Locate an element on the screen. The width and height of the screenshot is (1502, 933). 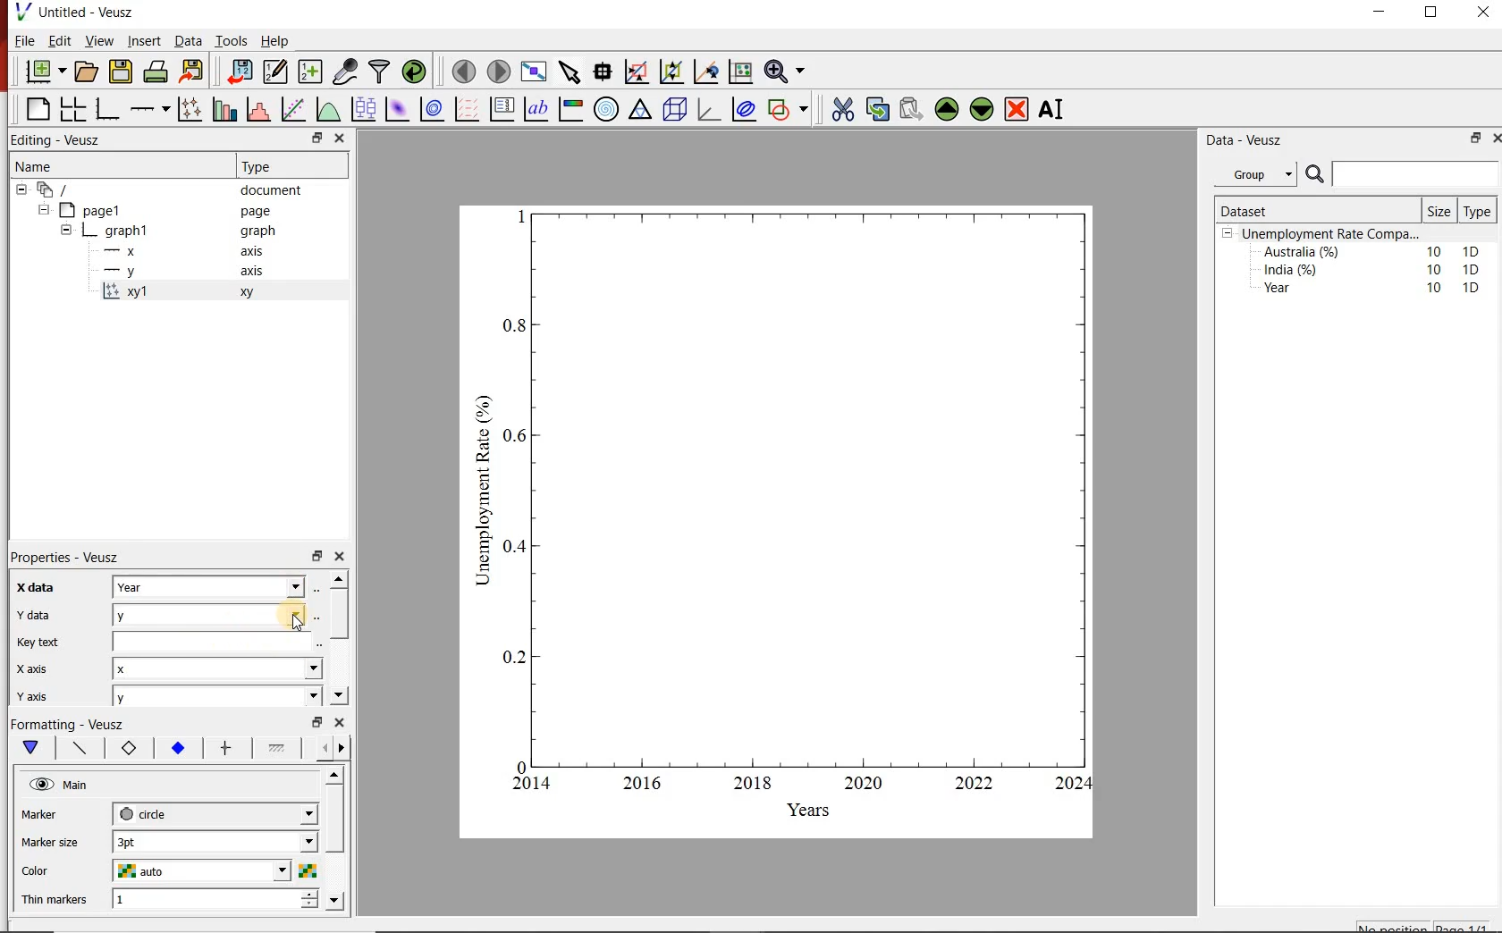
error bar line is located at coordinates (227, 748).